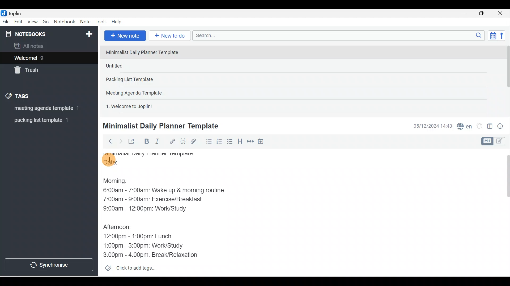  What do you see at coordinates (183, 142) in the screenshot?
I see `Code` at bounding box center [183, 142].